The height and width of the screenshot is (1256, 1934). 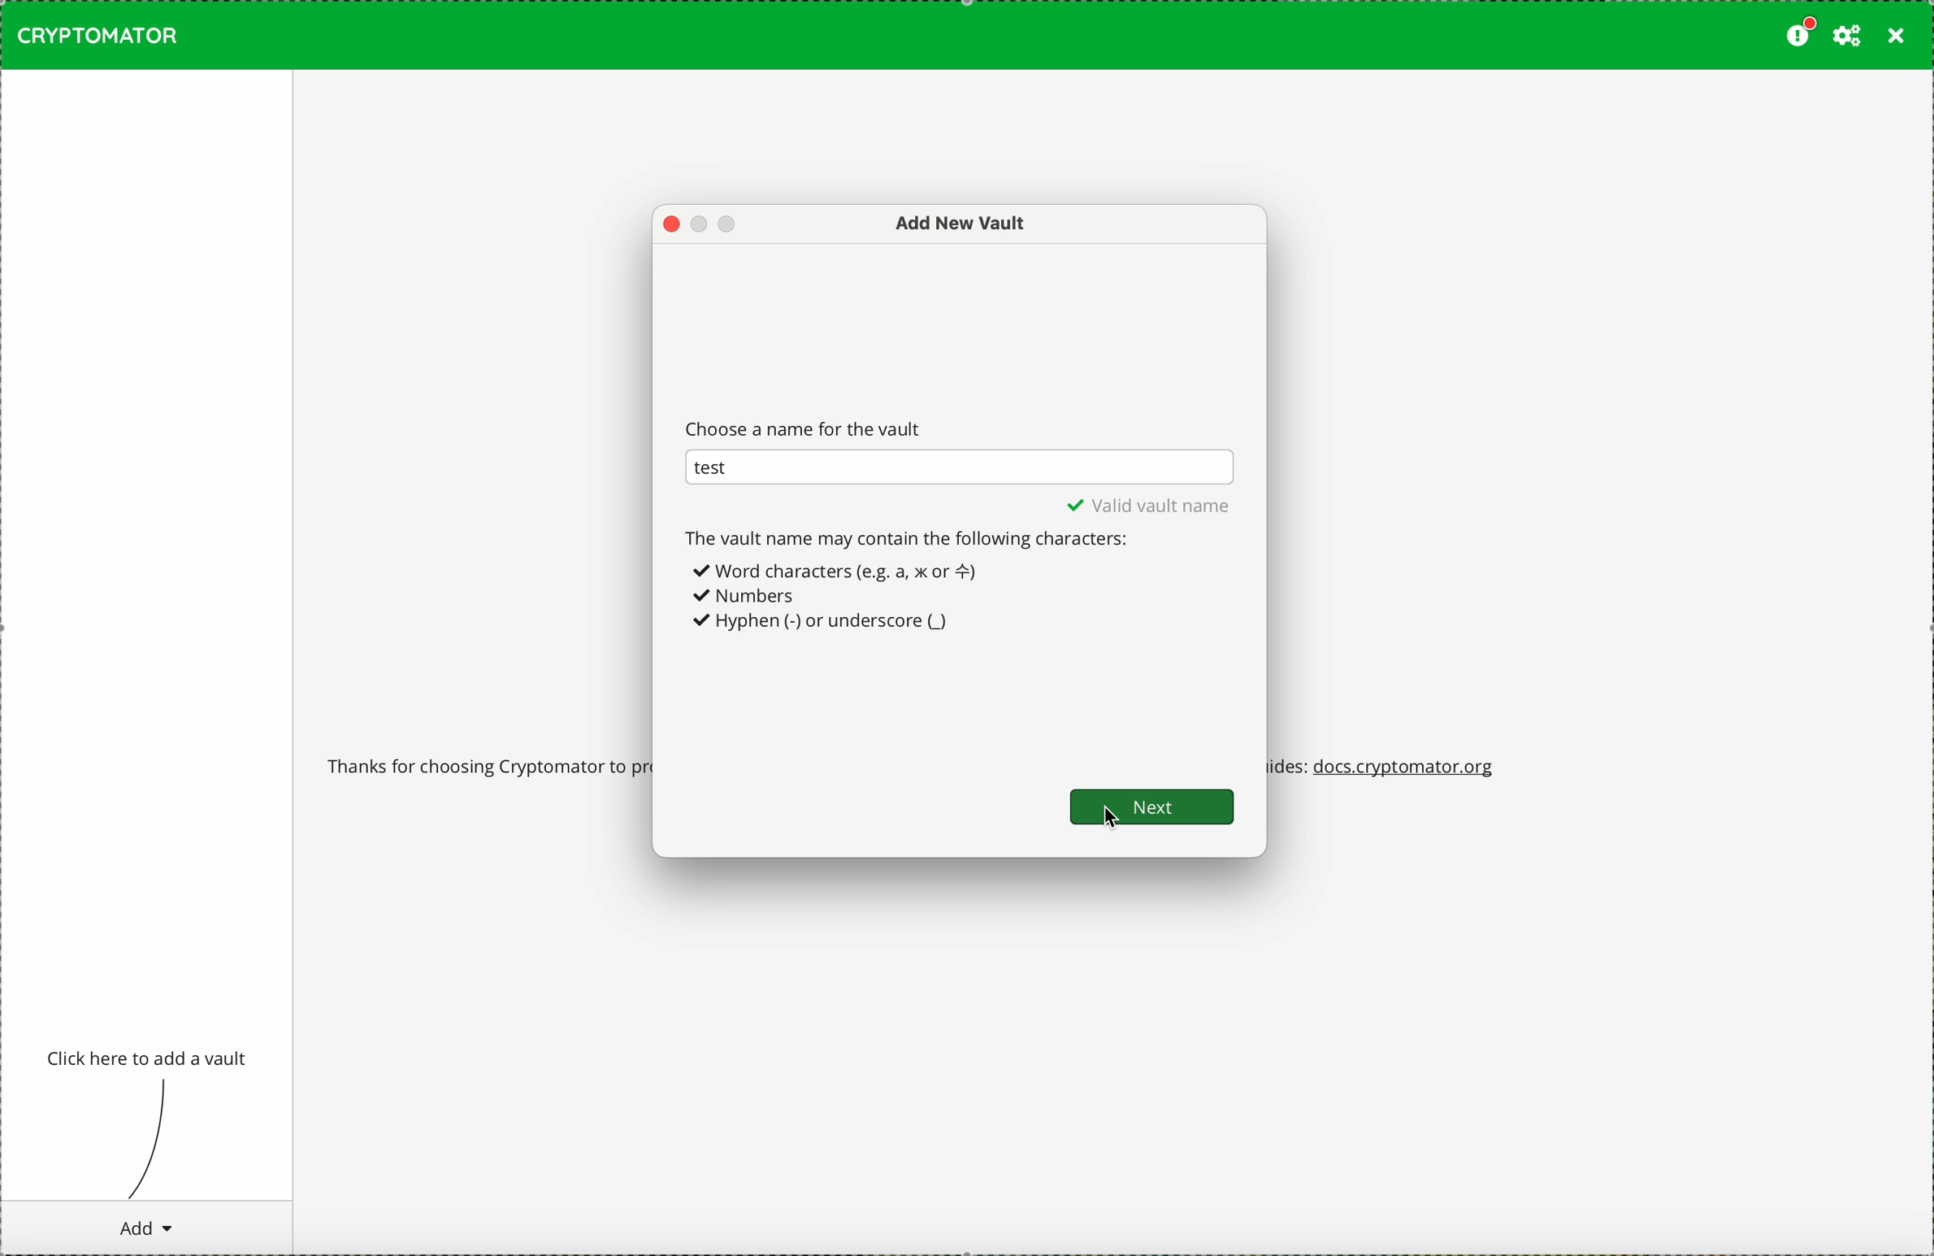 What do you see at coordinates (145, 1228) in the screenshot?
I see `cursor on add button` at bounding box center [145, 1228].